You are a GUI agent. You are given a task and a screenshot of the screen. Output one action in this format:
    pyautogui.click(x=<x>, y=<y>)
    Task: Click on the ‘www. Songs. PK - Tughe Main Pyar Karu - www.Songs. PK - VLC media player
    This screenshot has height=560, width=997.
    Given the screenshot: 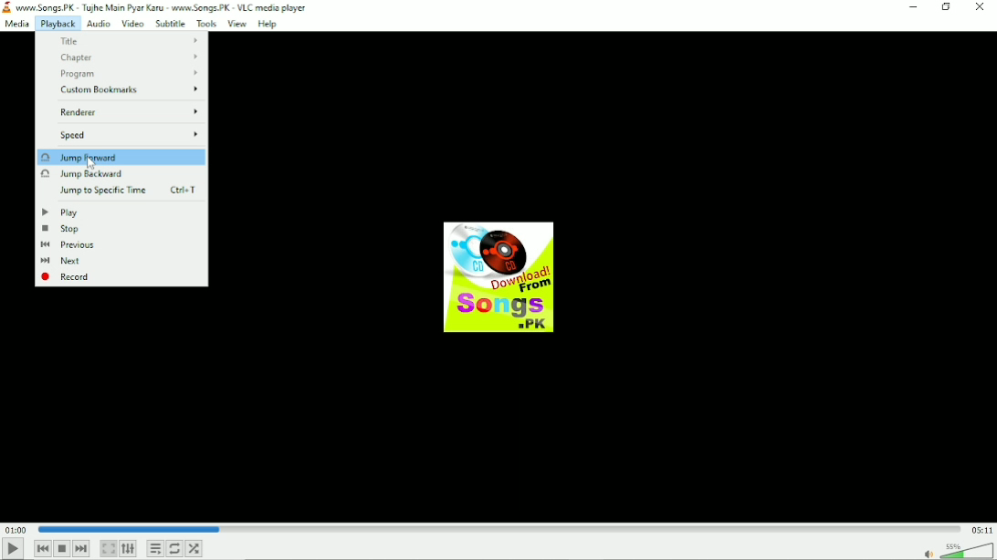 What is the action you would take?
    pyautogui.click(x=163, y=8)
    